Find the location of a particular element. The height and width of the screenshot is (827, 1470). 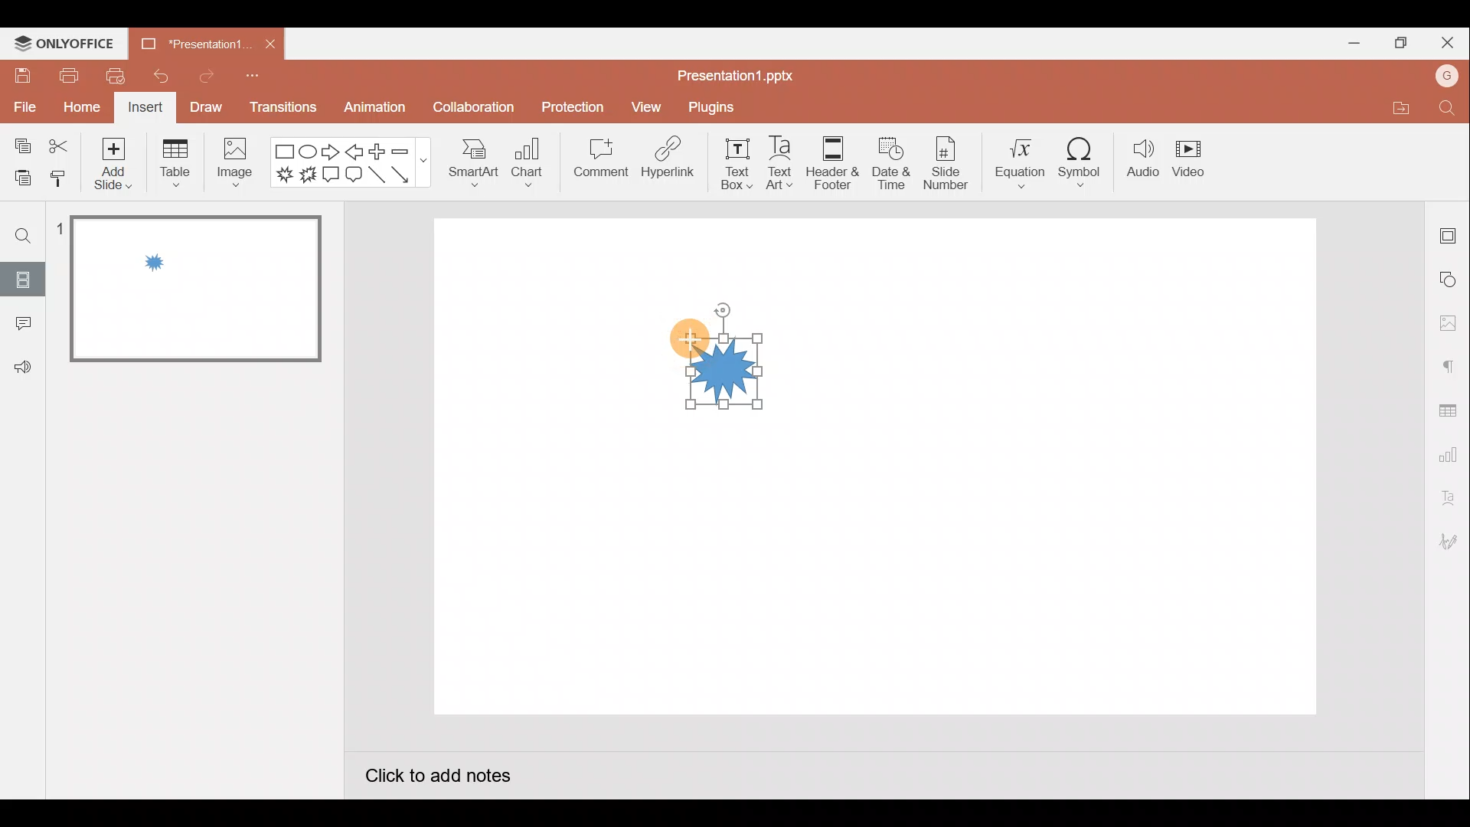

Text box is located at coordinates (726, 165).